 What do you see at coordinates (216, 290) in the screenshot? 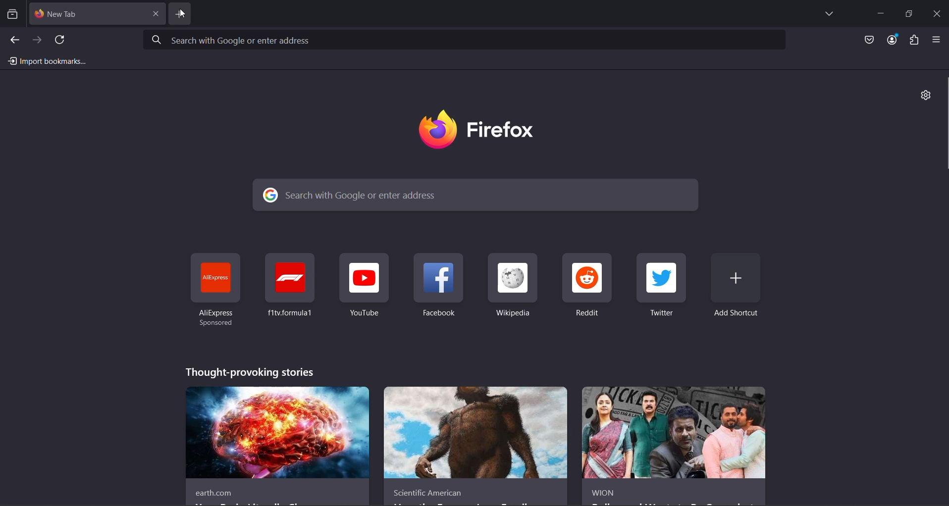
I see `shortcuts` at bounding box center [216, 290].